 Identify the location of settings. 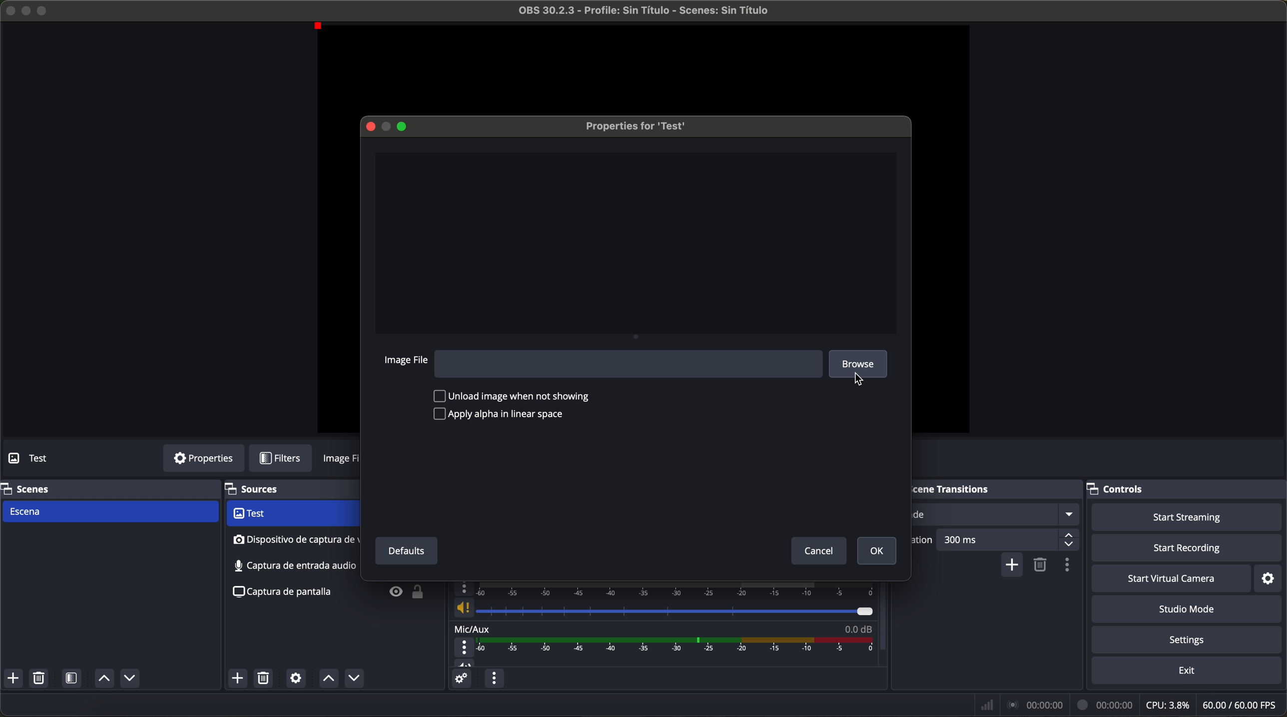
(1273, 578).